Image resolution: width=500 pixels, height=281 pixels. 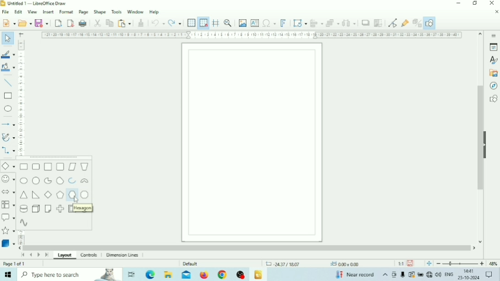 What do you see at coordinates (85, 182) in the screenshot?
I see `Block Arc` at bounding box center [85, 182].